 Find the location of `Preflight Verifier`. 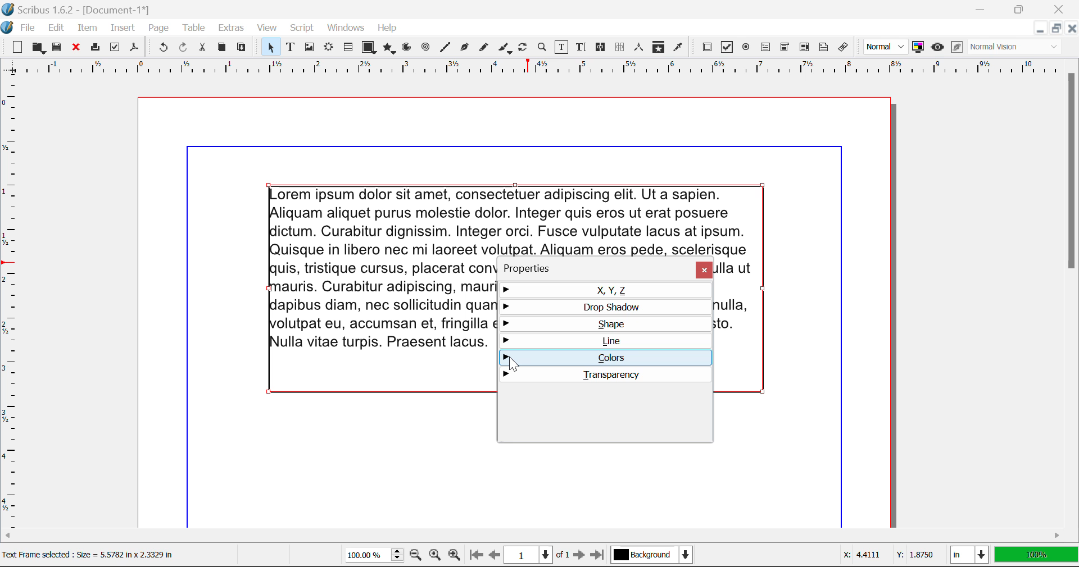

Preflight Verifier is located at coordinates (115, 49).